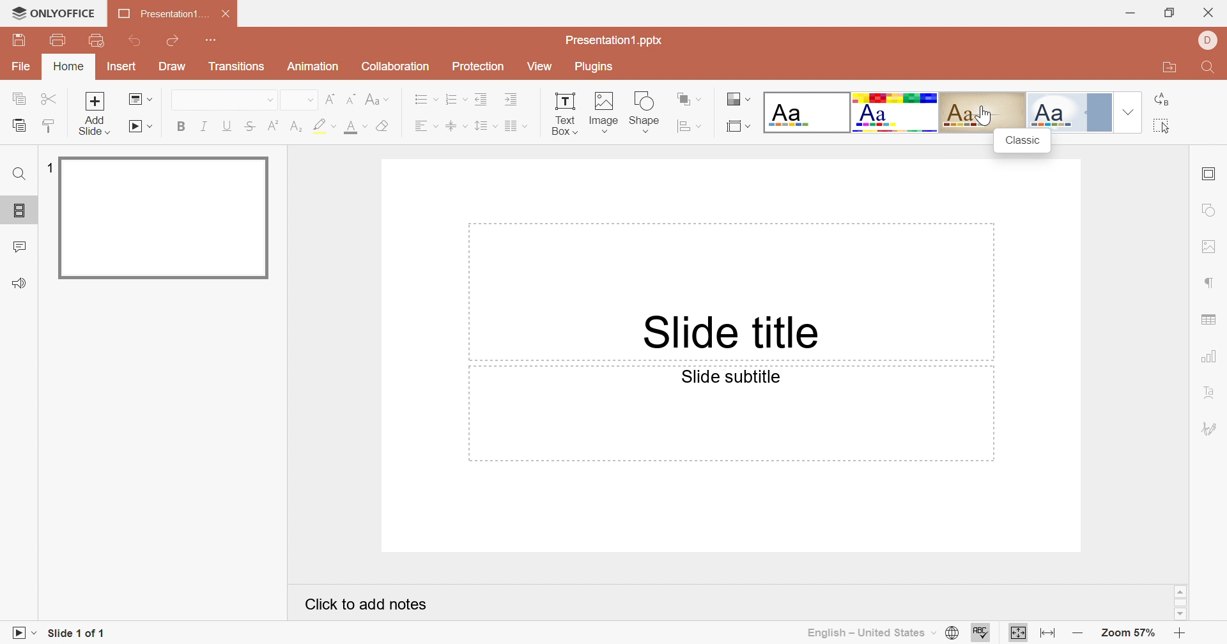 Image resolution: width=1227 pixels, height=644 pixels. Describe the element at coordinates (1213, 390) in the screenshot. I see `Text Art settings` at that location.